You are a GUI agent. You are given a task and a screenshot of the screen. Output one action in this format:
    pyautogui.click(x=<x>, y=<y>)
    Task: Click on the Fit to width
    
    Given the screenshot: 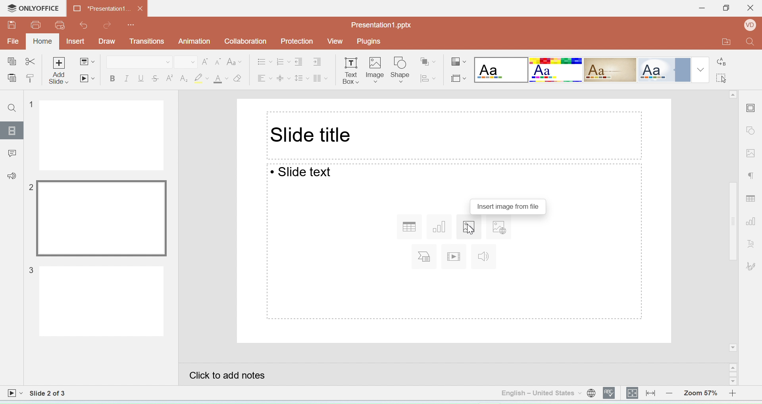 What is the action you would take?
    pyautogui.click(x=651, y=393)
    